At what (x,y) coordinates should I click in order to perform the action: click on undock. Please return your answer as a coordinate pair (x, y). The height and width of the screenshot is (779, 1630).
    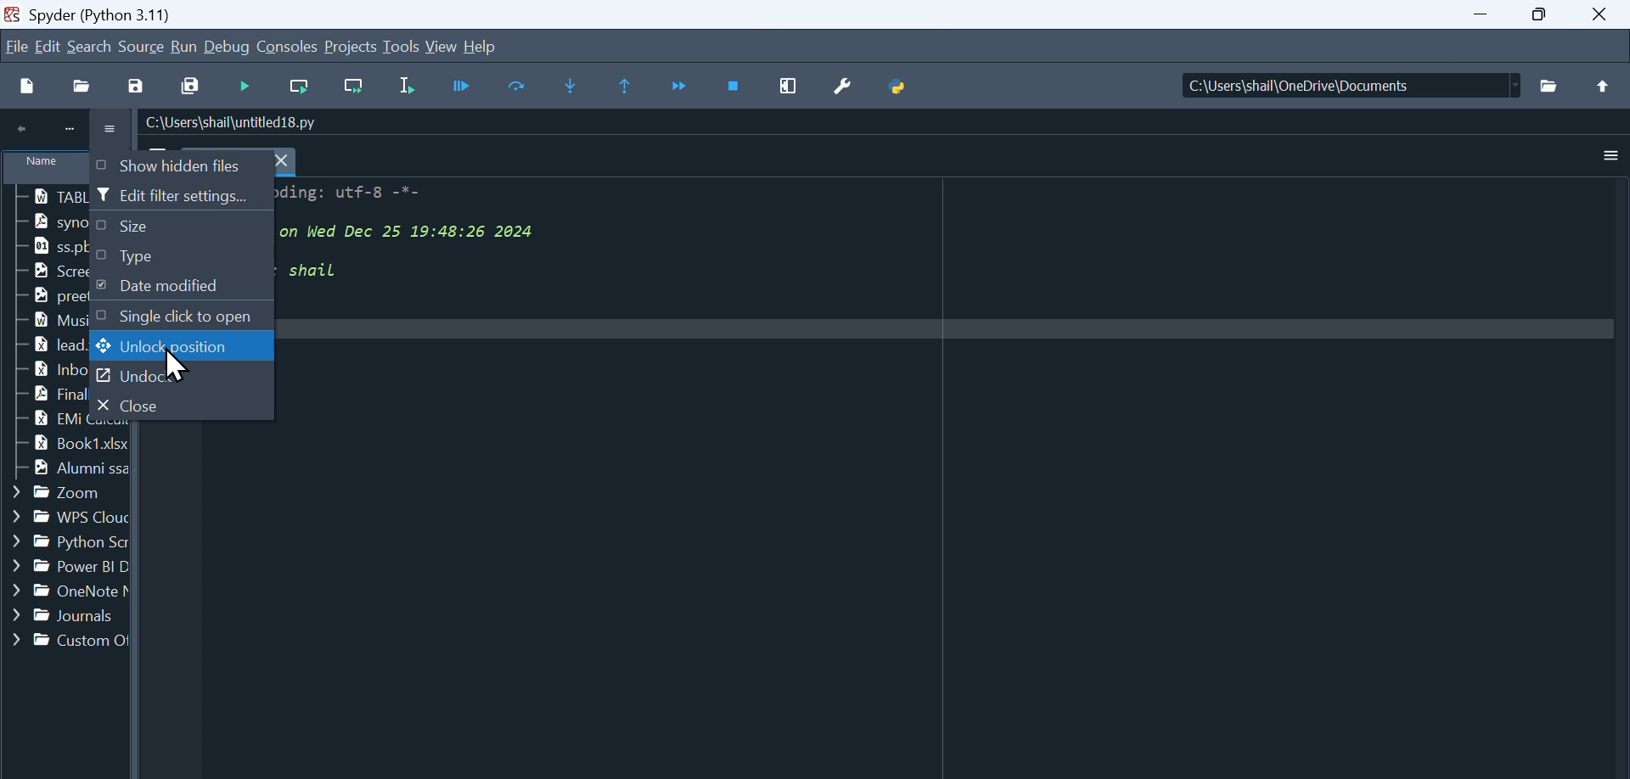
    Looking at the image, I should click on (181, 378).